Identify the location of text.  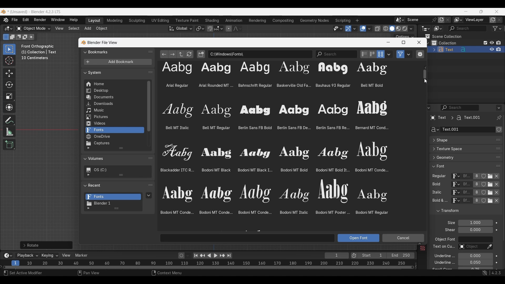
(448, 230).